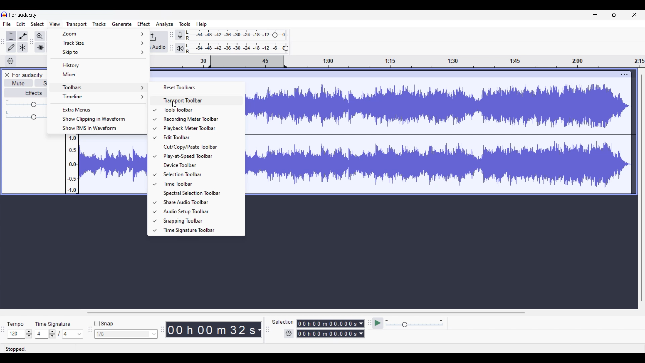 This screenshot has height=363, width=645. I want to click on Cut/Copy/Paste toolbar, so click(201, 147).